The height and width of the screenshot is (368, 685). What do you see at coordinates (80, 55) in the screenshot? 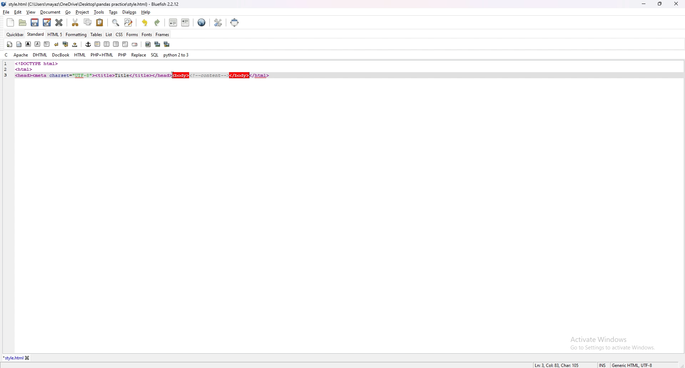
I see `html` at bounding box center [80, 55].